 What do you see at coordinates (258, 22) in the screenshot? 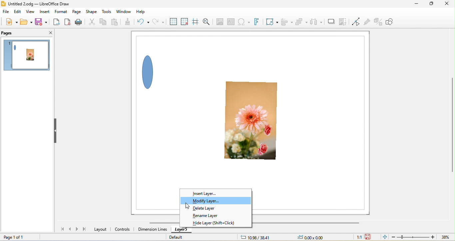
I see `font work text` at bounding box center [258, 22].